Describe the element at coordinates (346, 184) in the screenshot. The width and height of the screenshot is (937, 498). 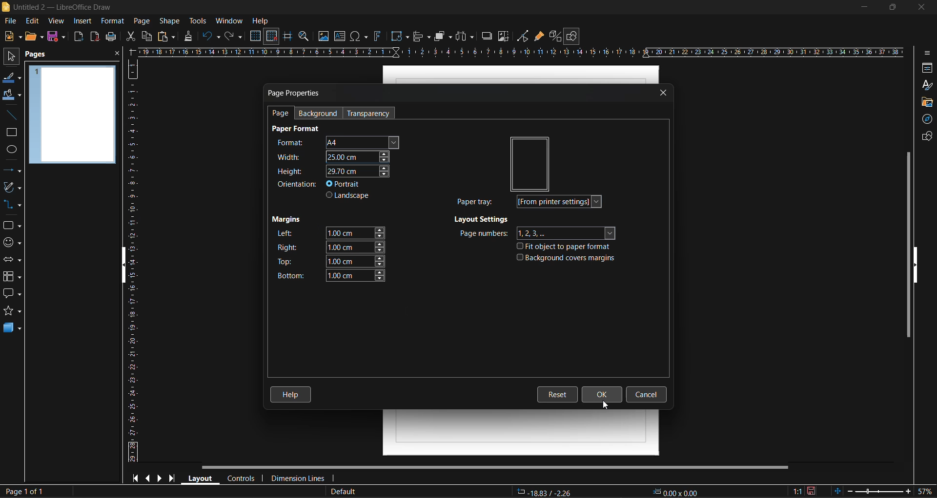
I see `portrait` at that location.